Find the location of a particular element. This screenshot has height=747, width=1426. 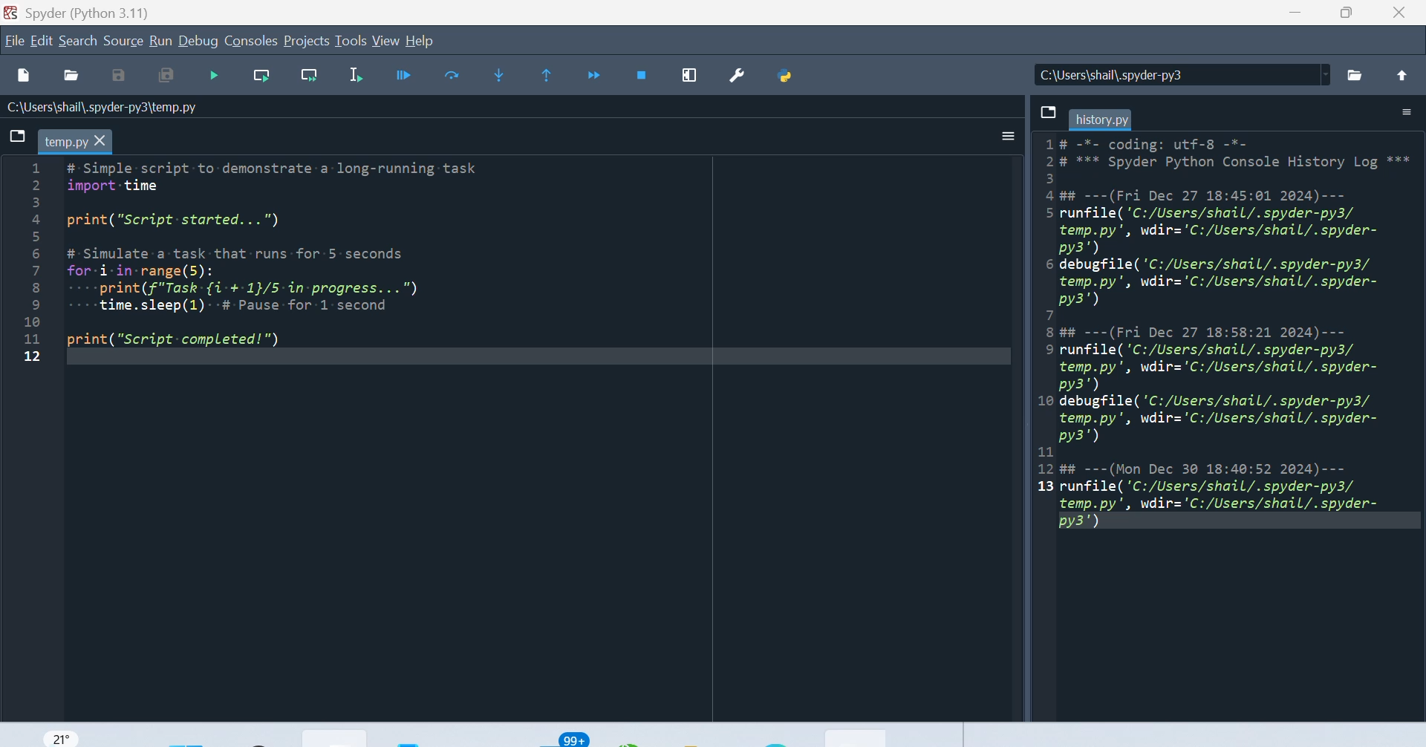

Line numbers is located at coordinates (22, 270).